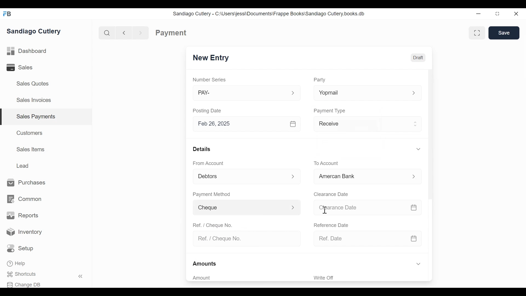 The height and width of the screenshot is (296, 526). What do you see at coordinates (360, 239) in the screenshot?
I see `Ref. Date` at bounding box center [360, 239].